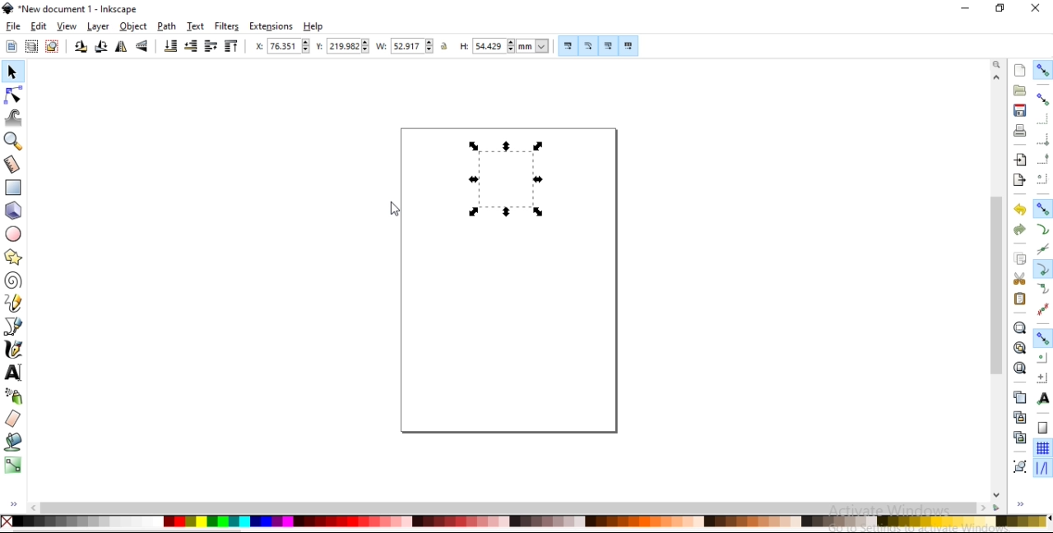 The width and height of the screenshot is (1053, 533). Describe the element at coordinates (1020, 368) in the screenshot. I see `zoom to fit page` at that location.